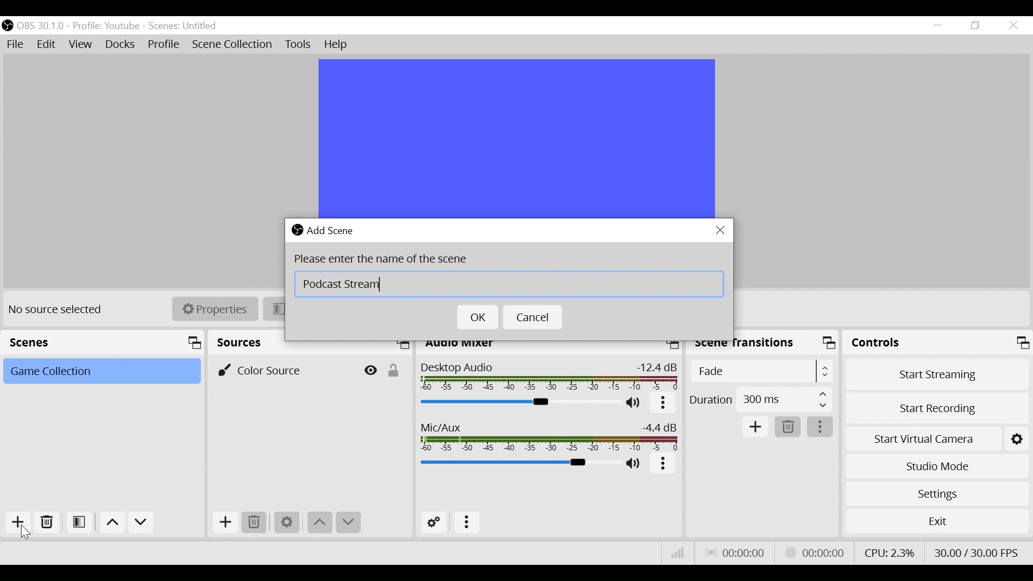 The width and height of the screenshot is (1033, 581). Describe the element at coordinates (434, 522) in the screenshot. I see `Advanced Setting` at that location.